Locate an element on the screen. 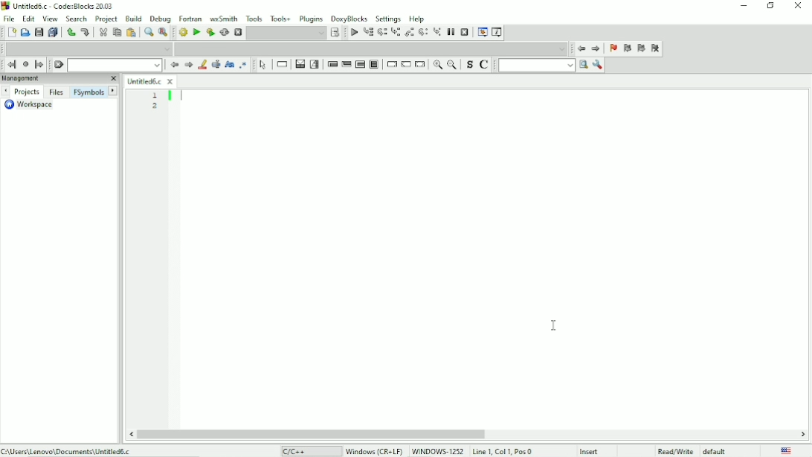 The height and width of the screenshot is (457, 812). Next instruction is located at coordinates (424, 33).